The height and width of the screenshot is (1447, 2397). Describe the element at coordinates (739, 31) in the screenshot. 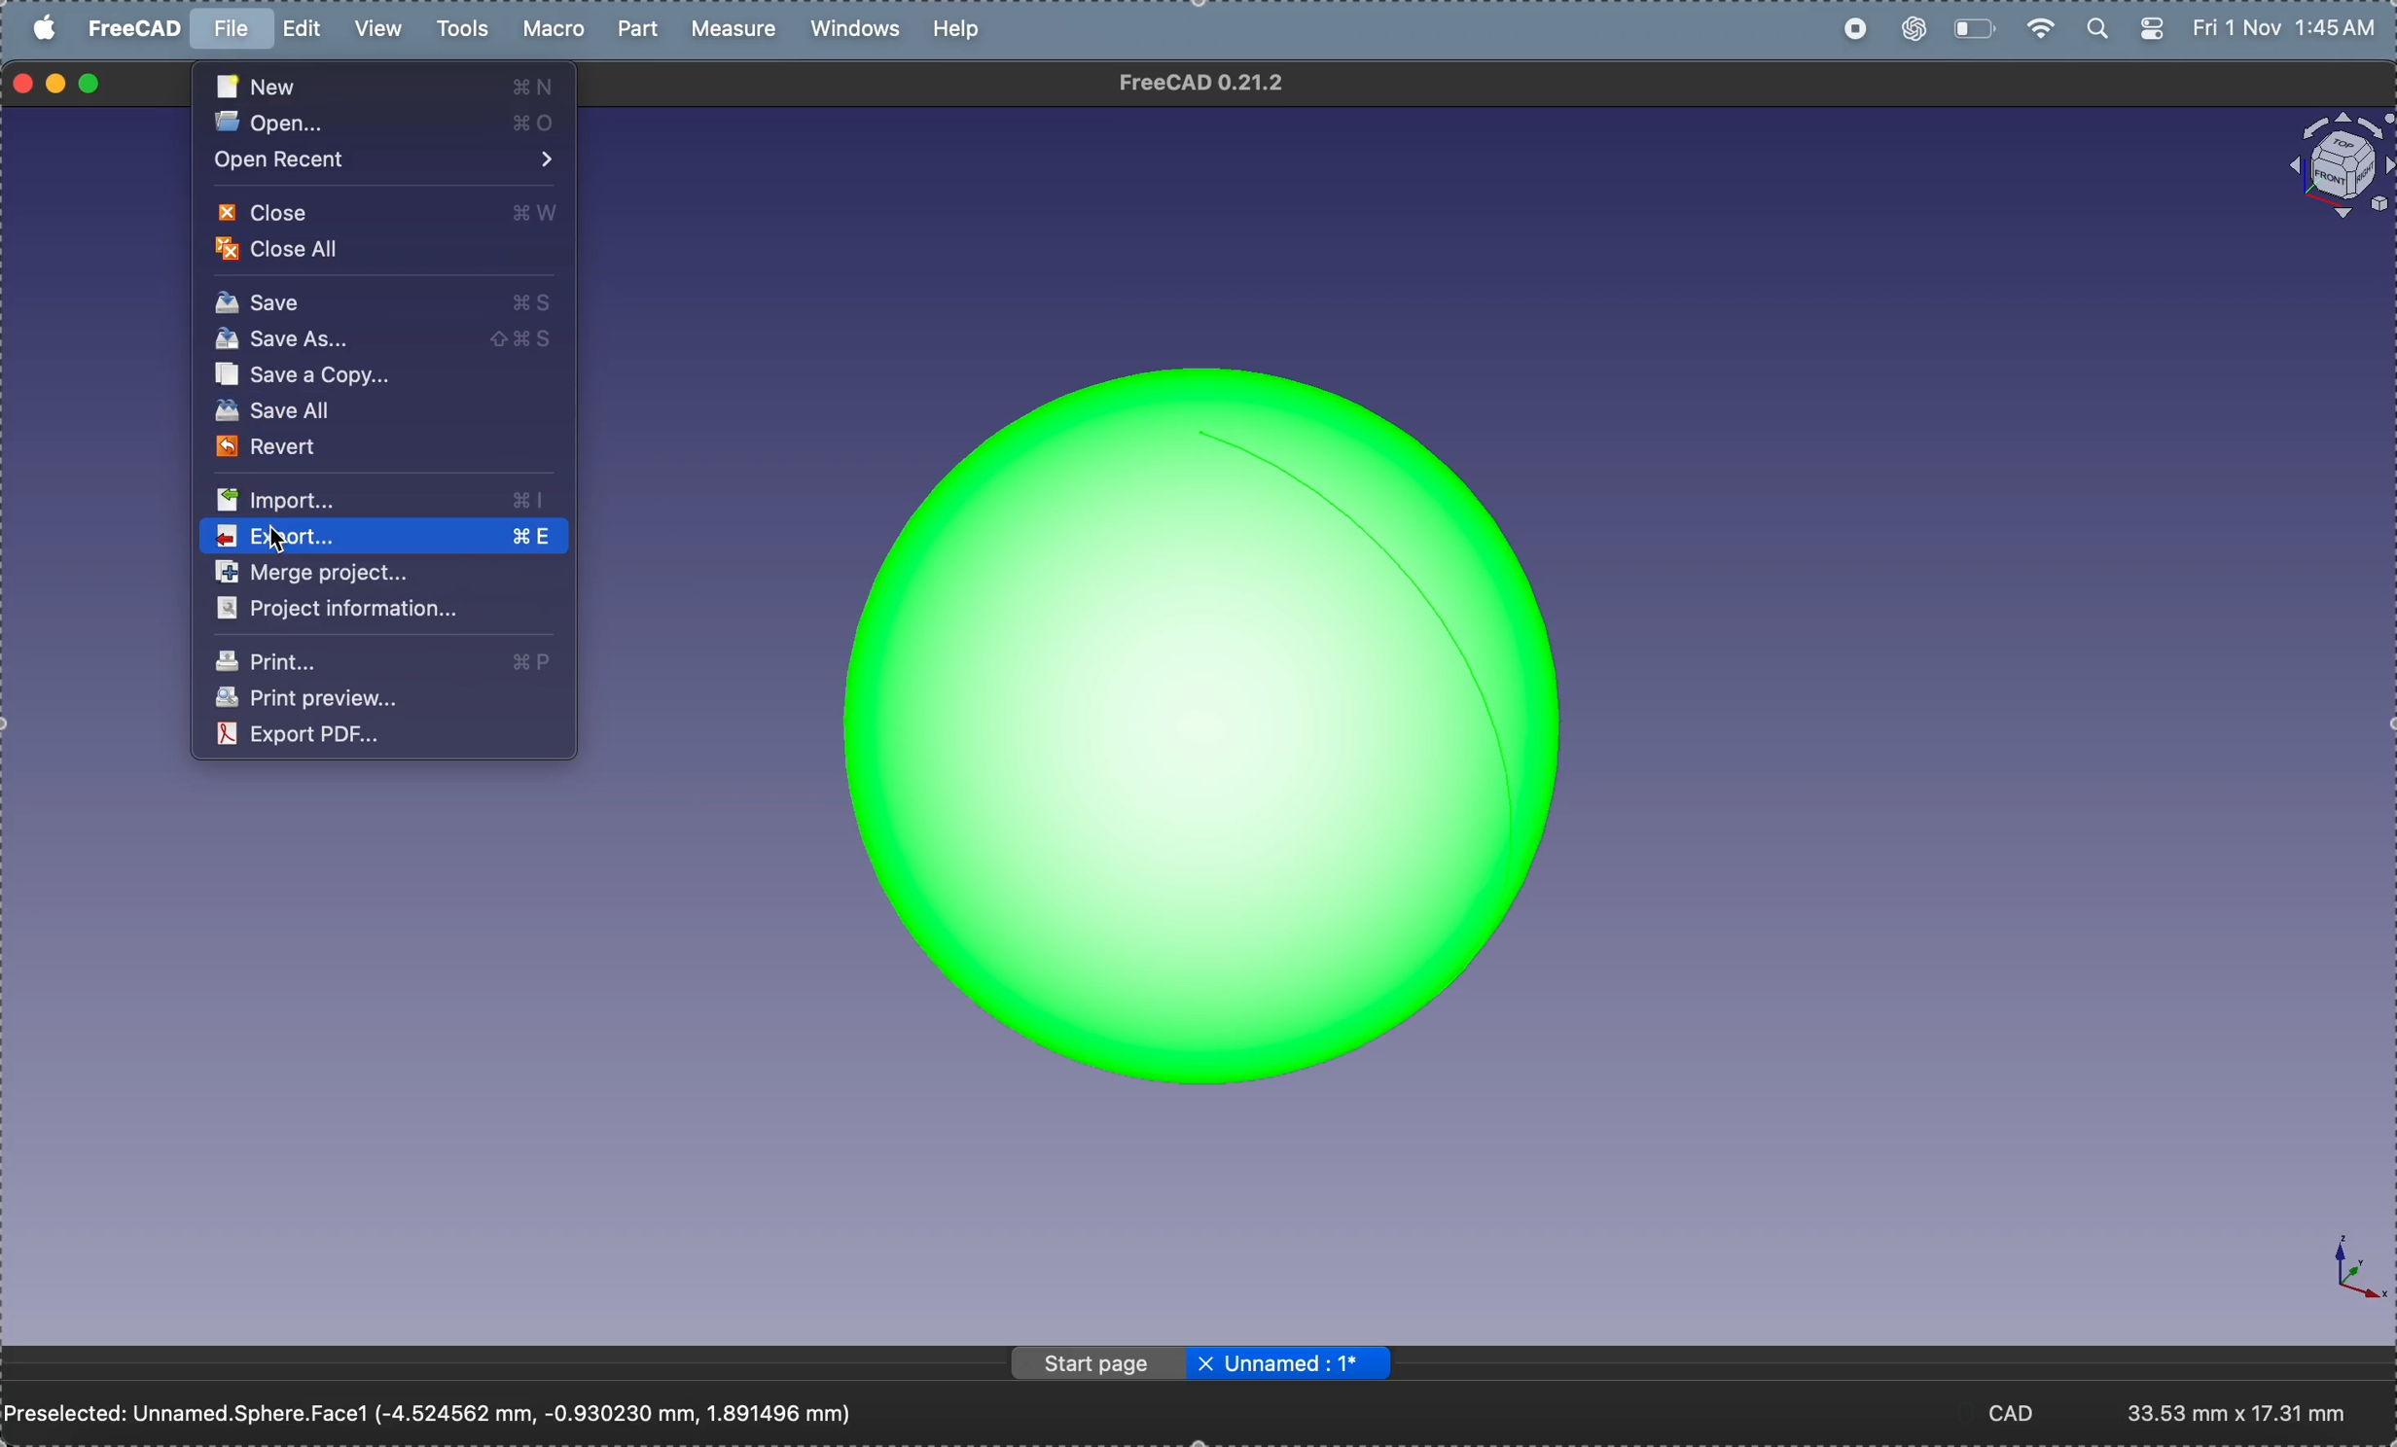

I see `measure` at that location.